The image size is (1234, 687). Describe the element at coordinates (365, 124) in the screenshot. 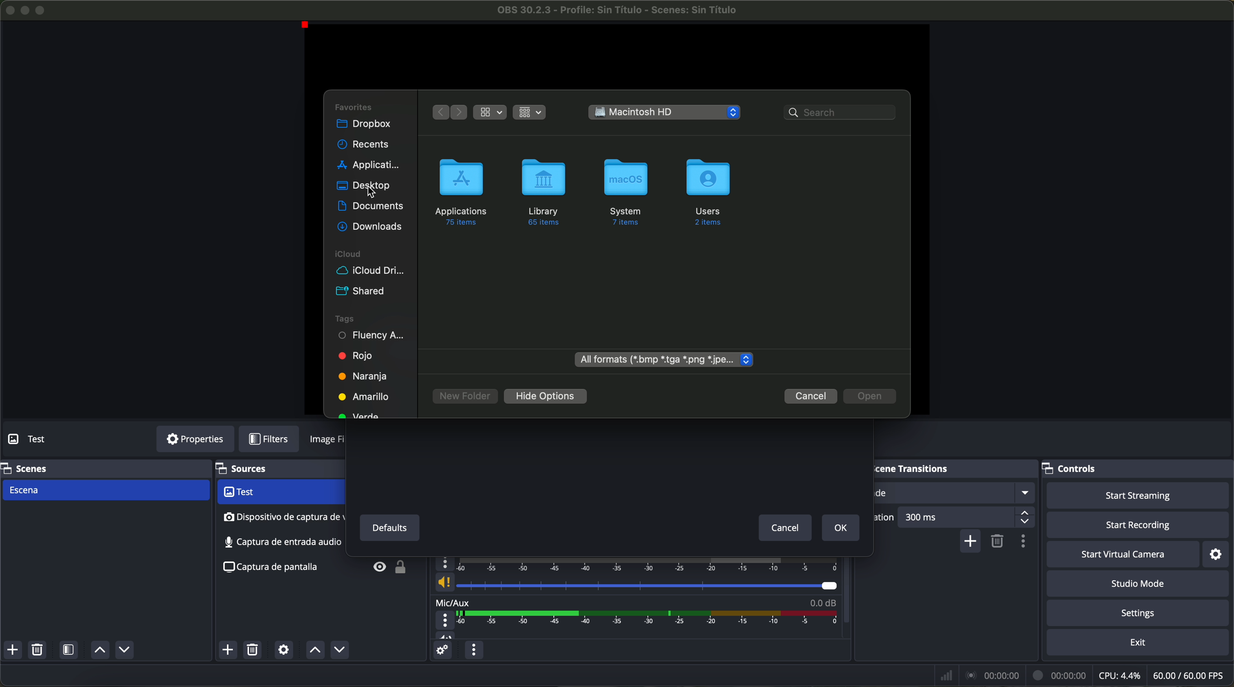

I see `dropbox` at that location.